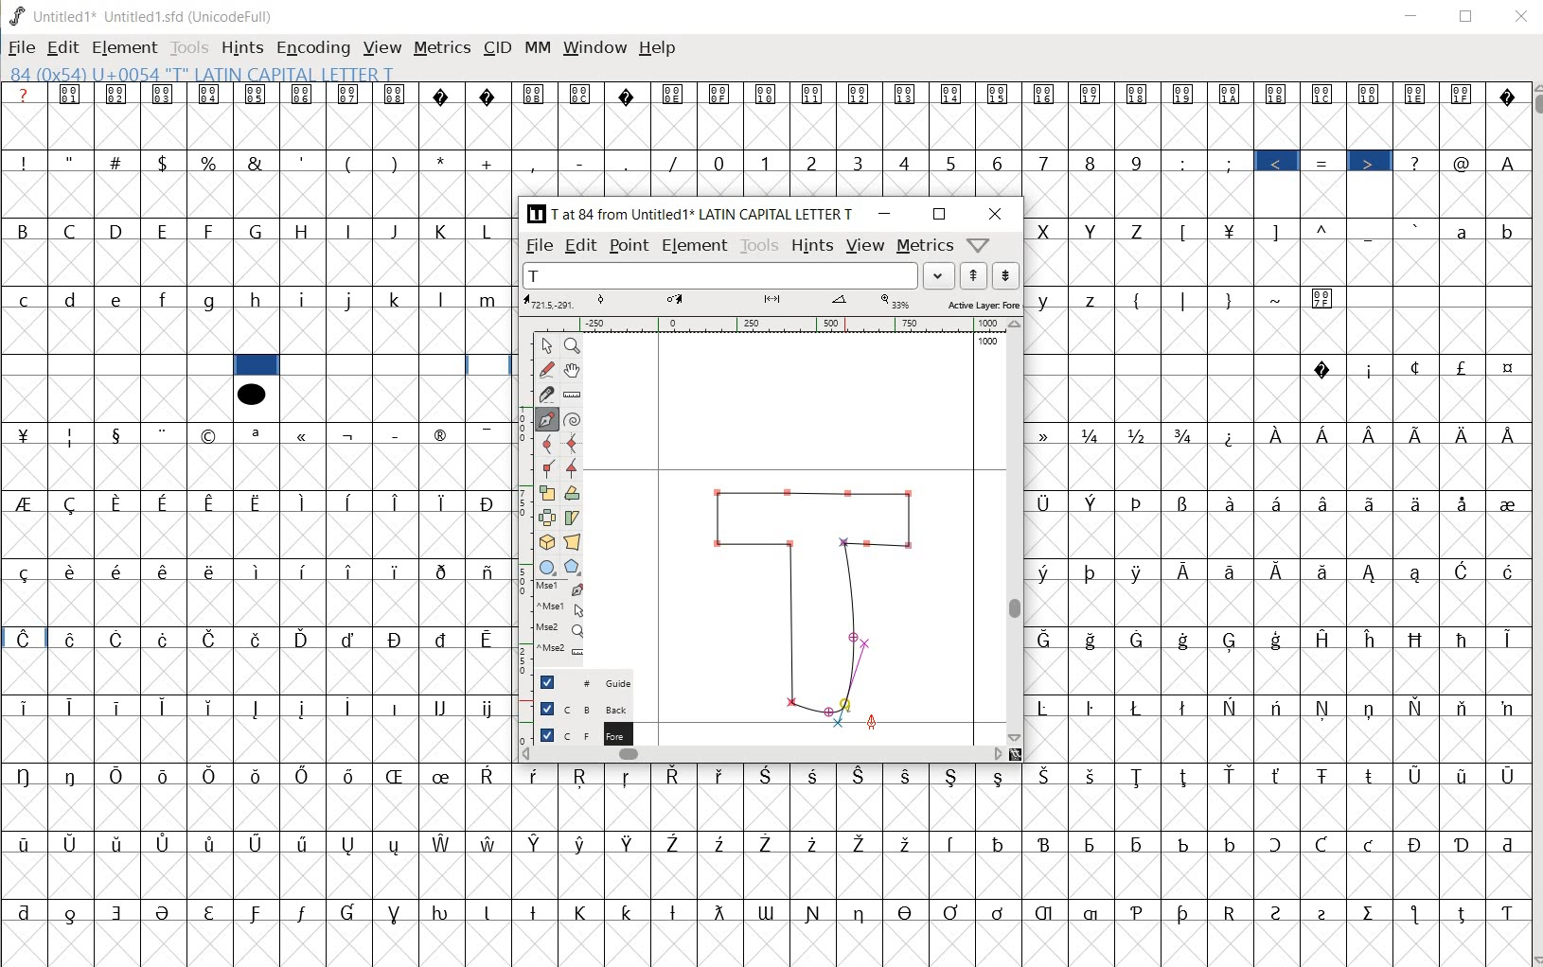 The image size is (1543, 967). I want to click on Symbol, so click(73, 913).